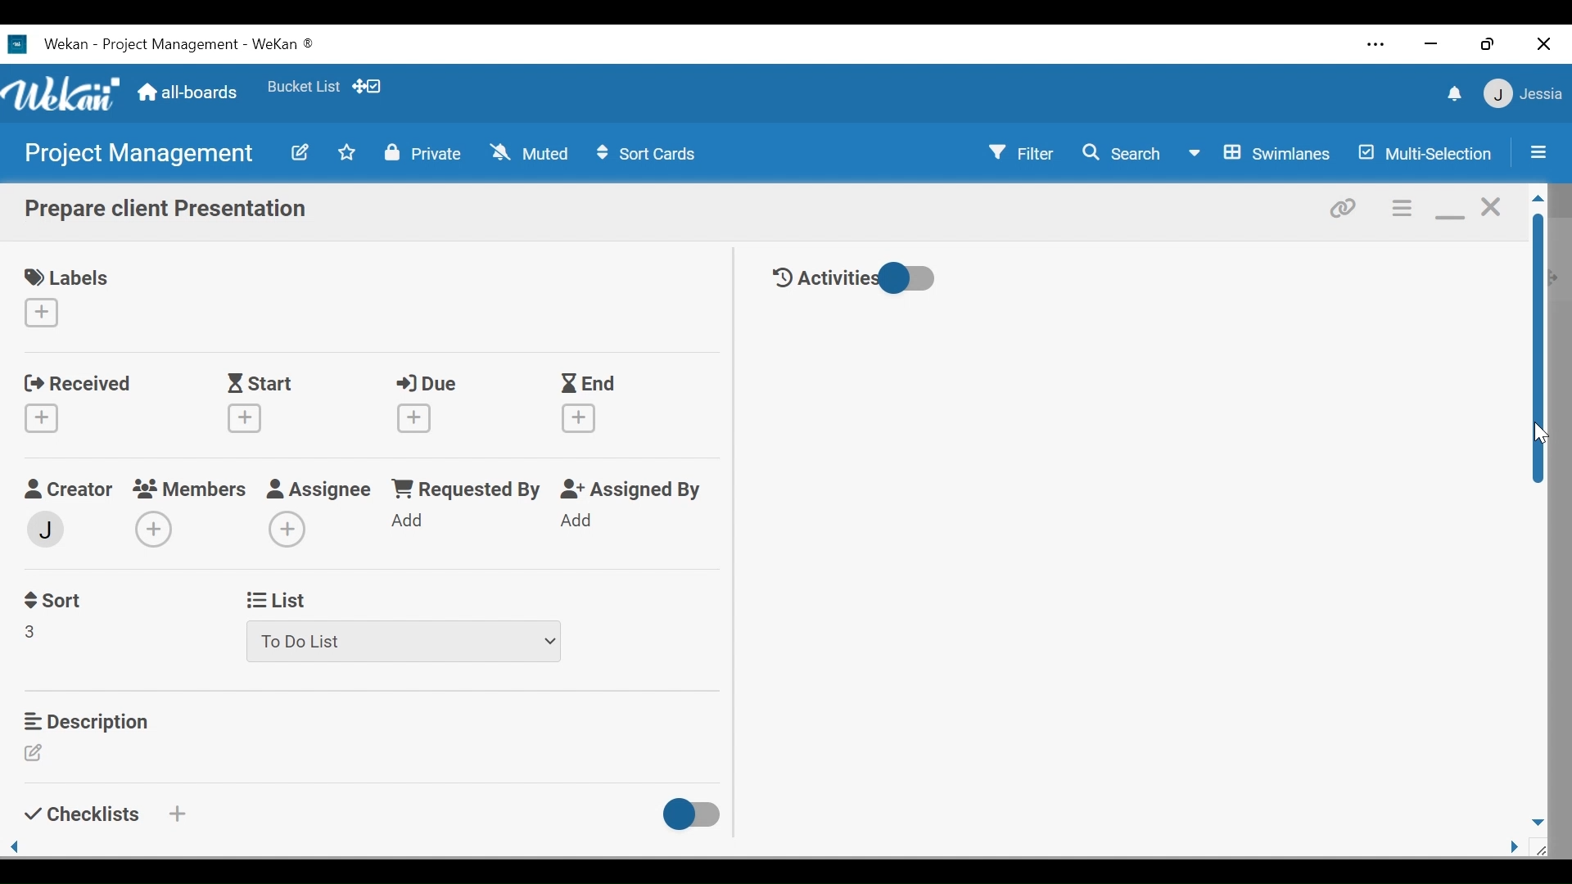 This screenshot has height=884, width=1572. I want to click on Card Name, so click(163, 211).